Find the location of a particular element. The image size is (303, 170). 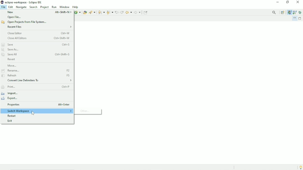

Next edit location is located at coordinates (122, 12).